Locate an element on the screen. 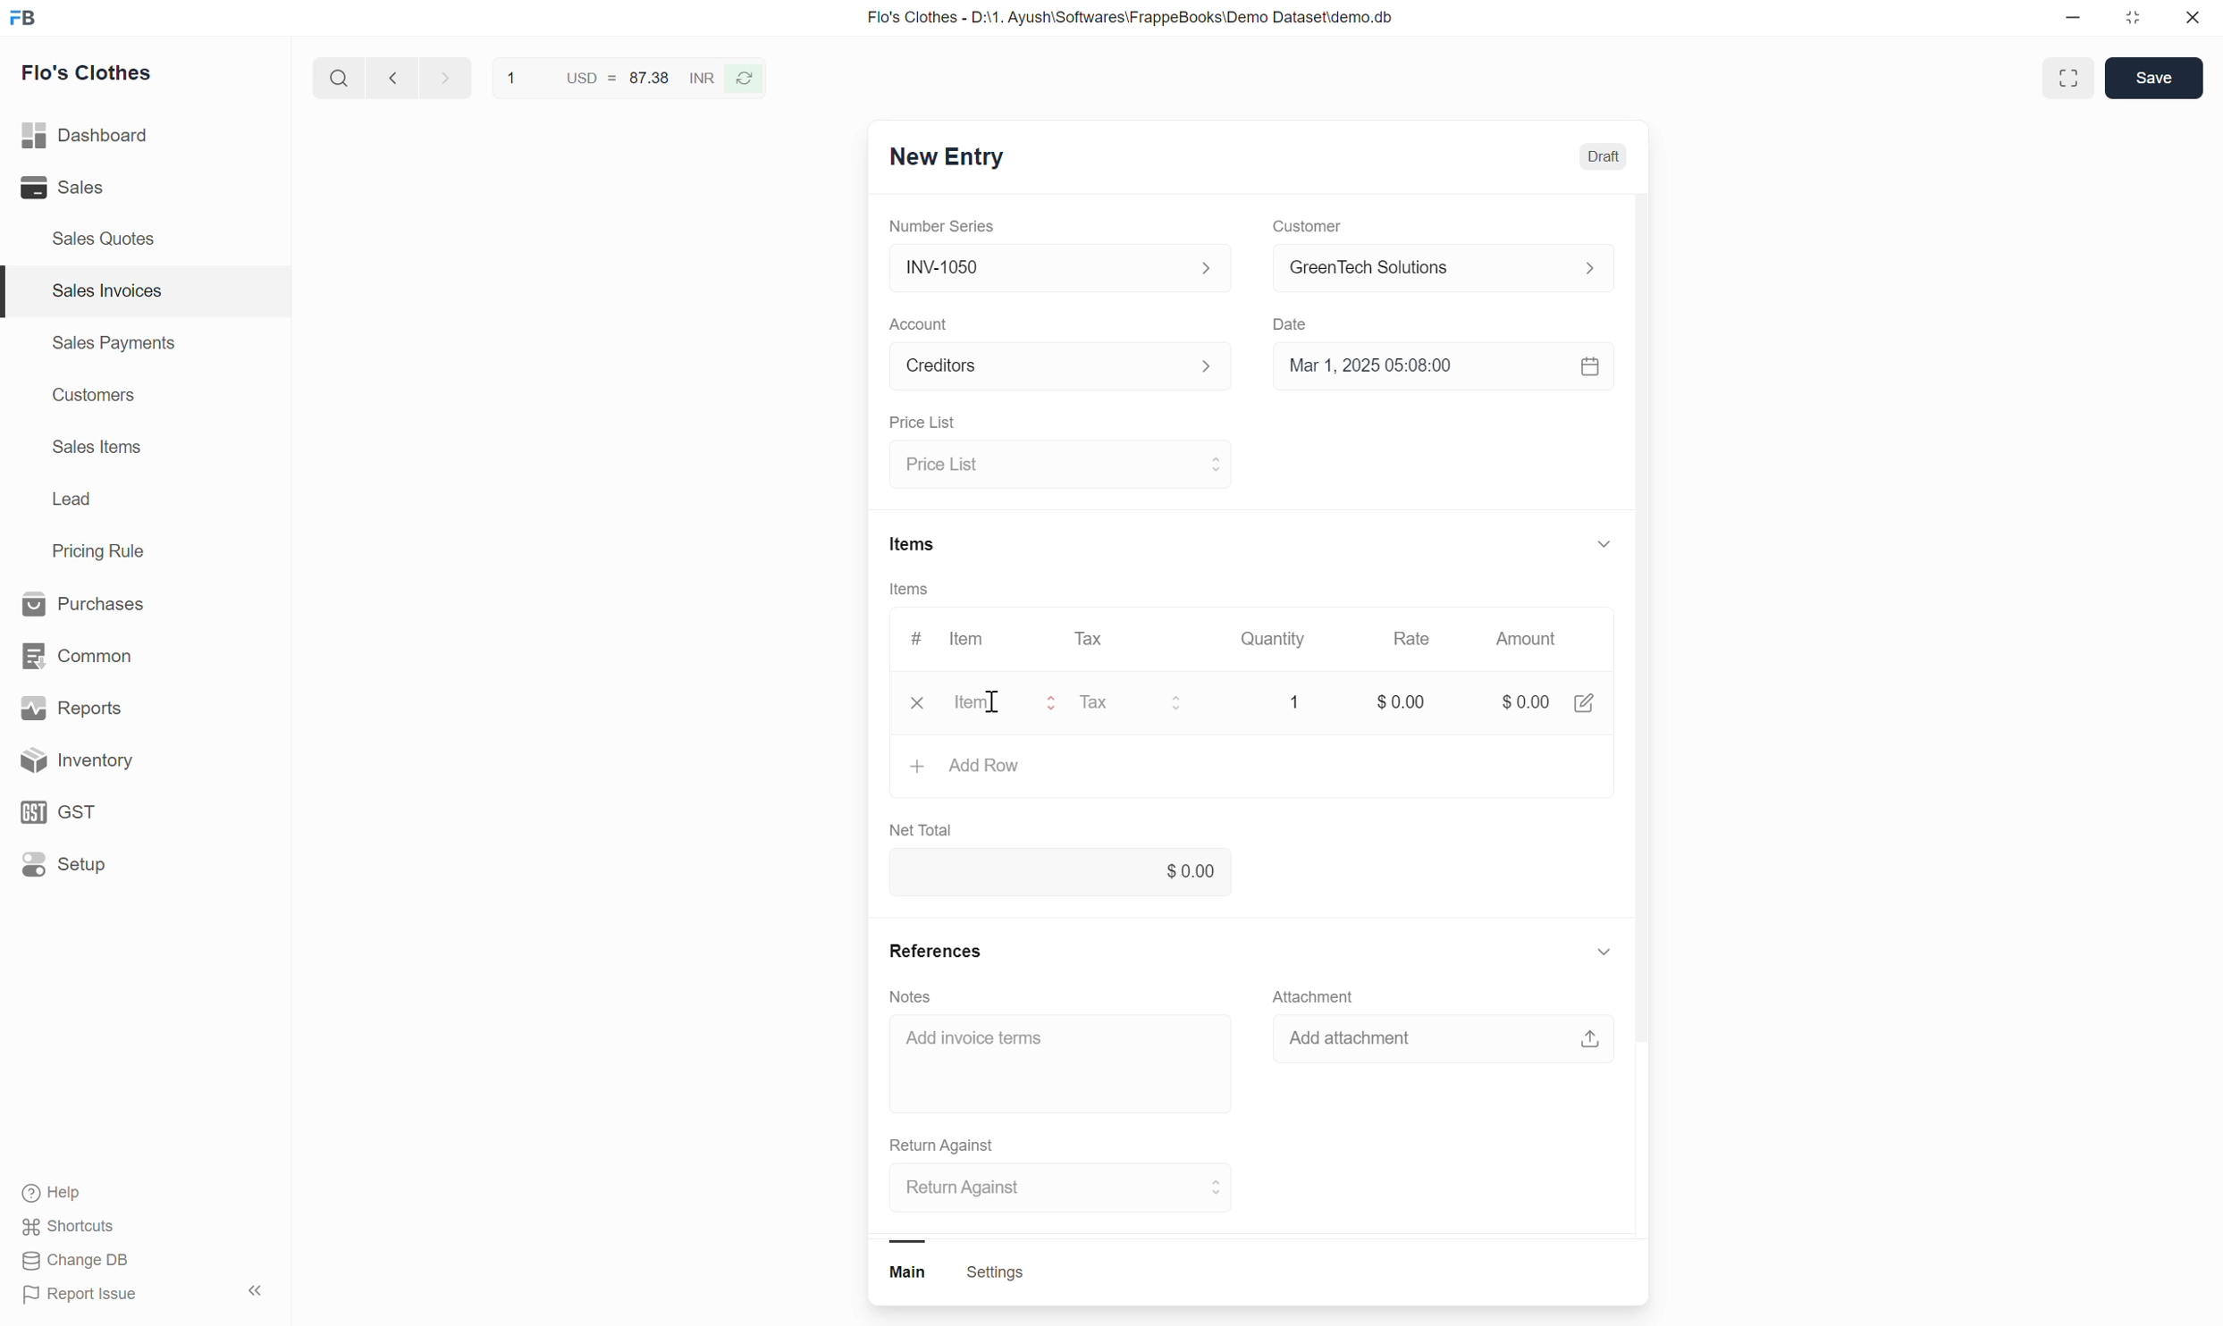 The height and width of the screenshot is (1326, 2223). Flo's Clothes is located at coordinates (97, 76).